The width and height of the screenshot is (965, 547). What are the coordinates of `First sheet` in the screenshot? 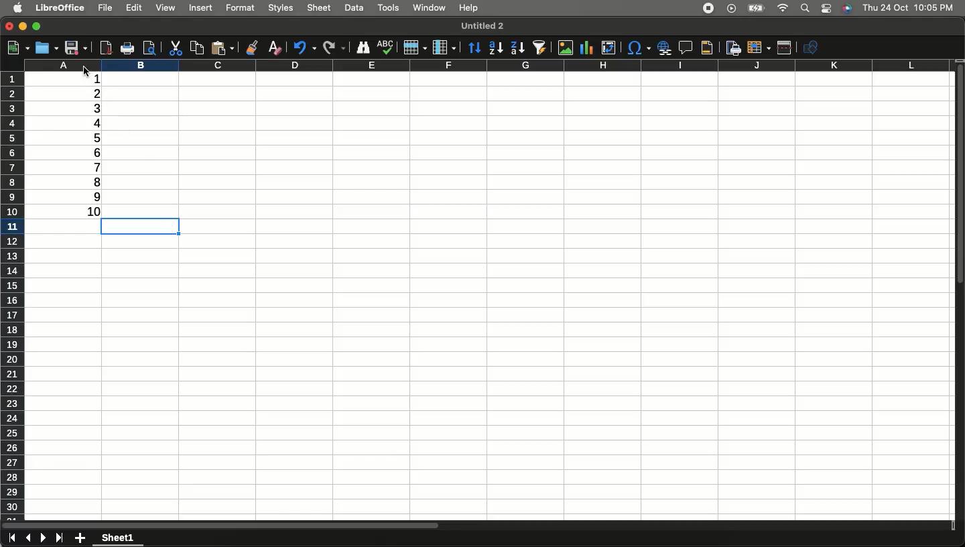 It's located at (11, 539).